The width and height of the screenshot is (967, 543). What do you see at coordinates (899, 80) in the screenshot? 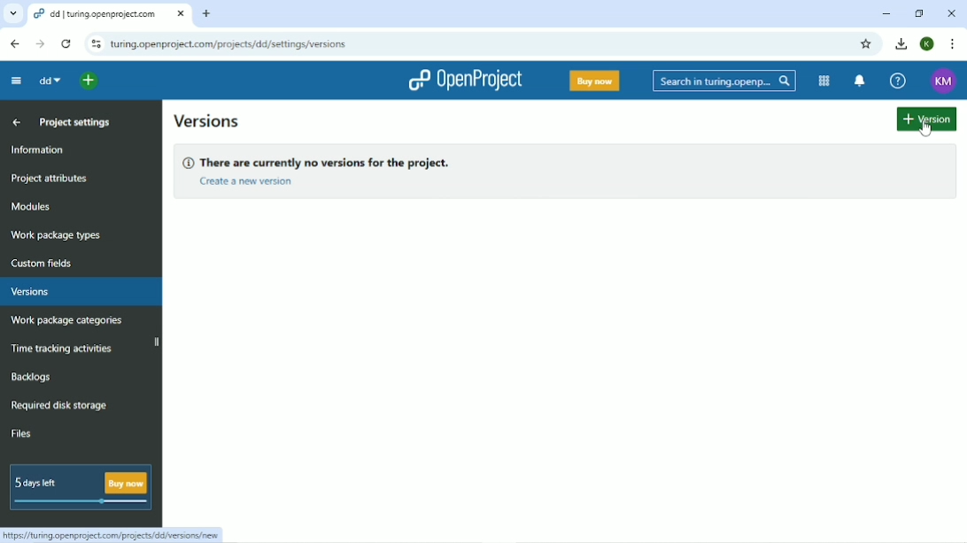
I see `Help` at bounding box center [899, 80].